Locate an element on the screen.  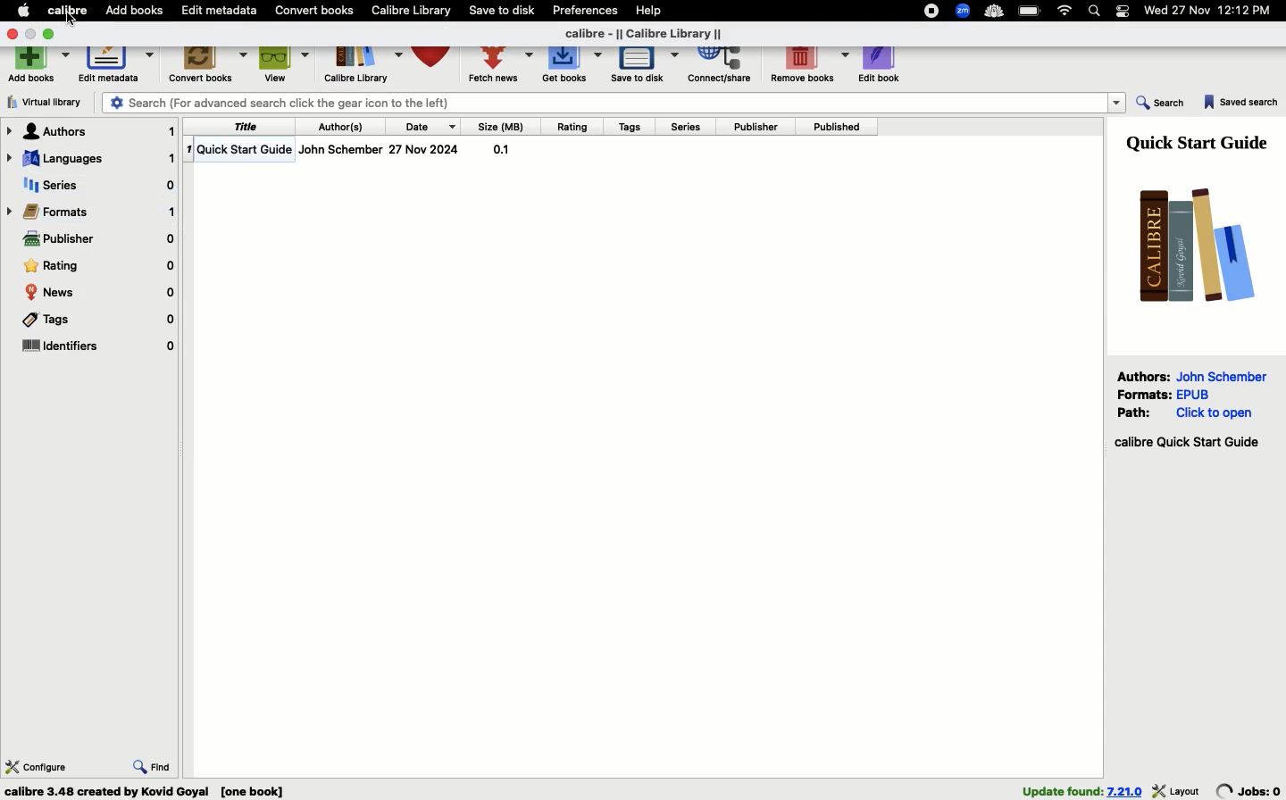
Notification is located at coordinates (1123, 11).